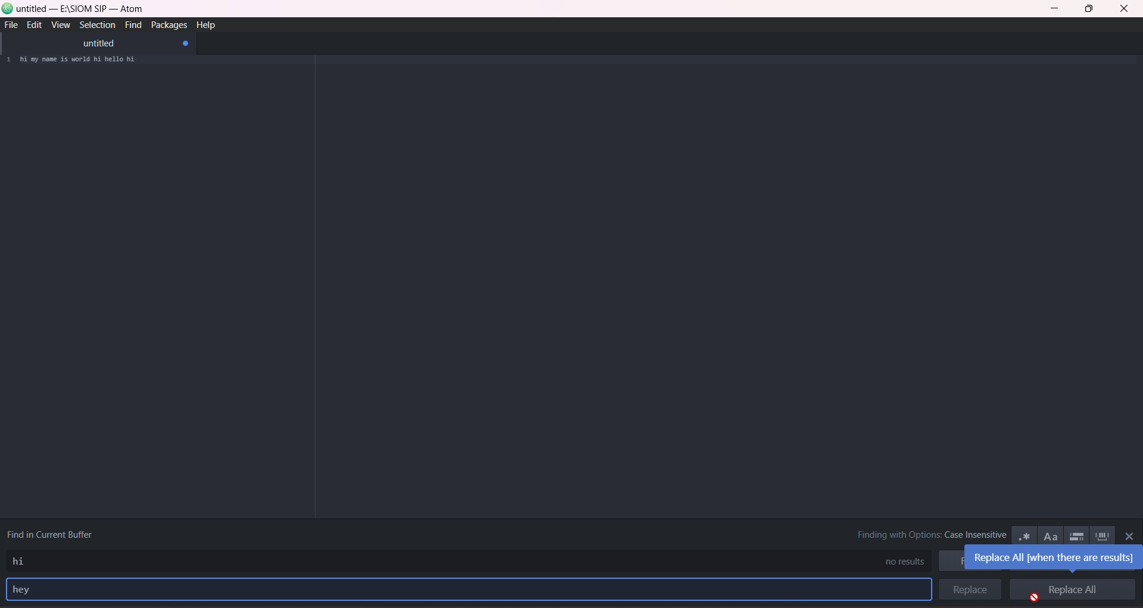 This screenshot has width=1143, height=608. What do you see at coordinates (1124, 10) in the screenshot?
I see `close` at bounding box center [1124, 10].